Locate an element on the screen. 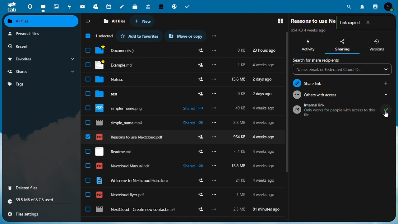 The image size is (398, 224). simple_name.mp4 is located at coordinates (122, 123).